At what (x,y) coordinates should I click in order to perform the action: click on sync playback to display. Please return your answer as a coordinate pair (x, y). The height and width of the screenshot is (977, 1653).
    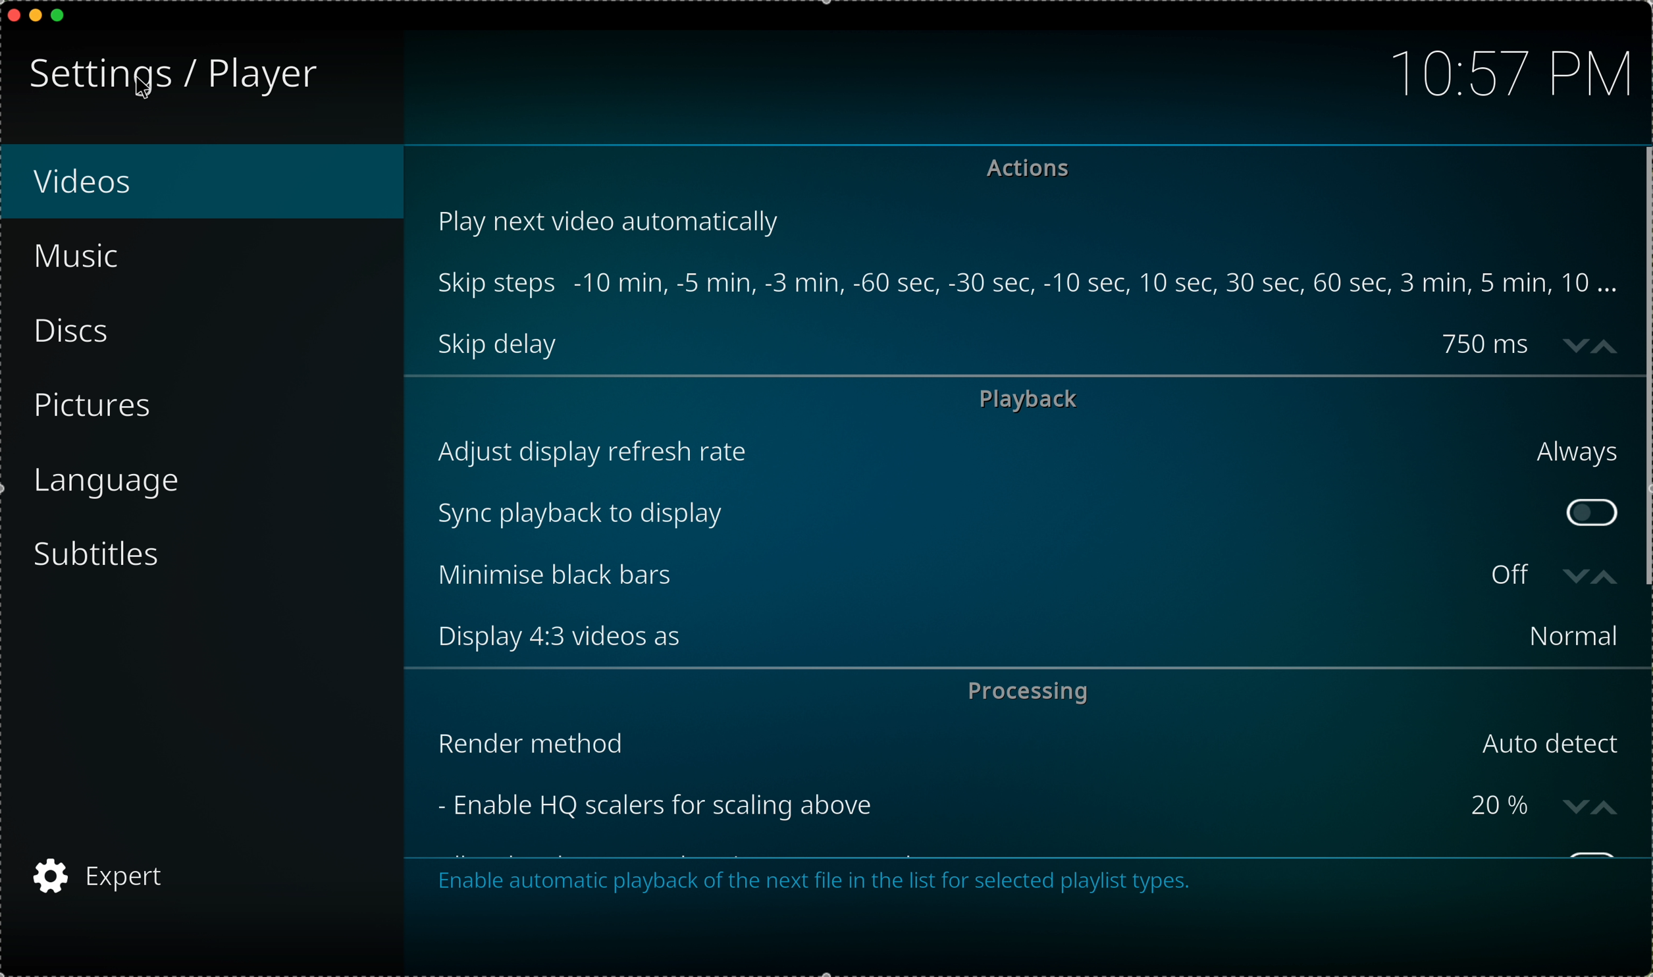
    Looking at the image, I should click on (991, 513).